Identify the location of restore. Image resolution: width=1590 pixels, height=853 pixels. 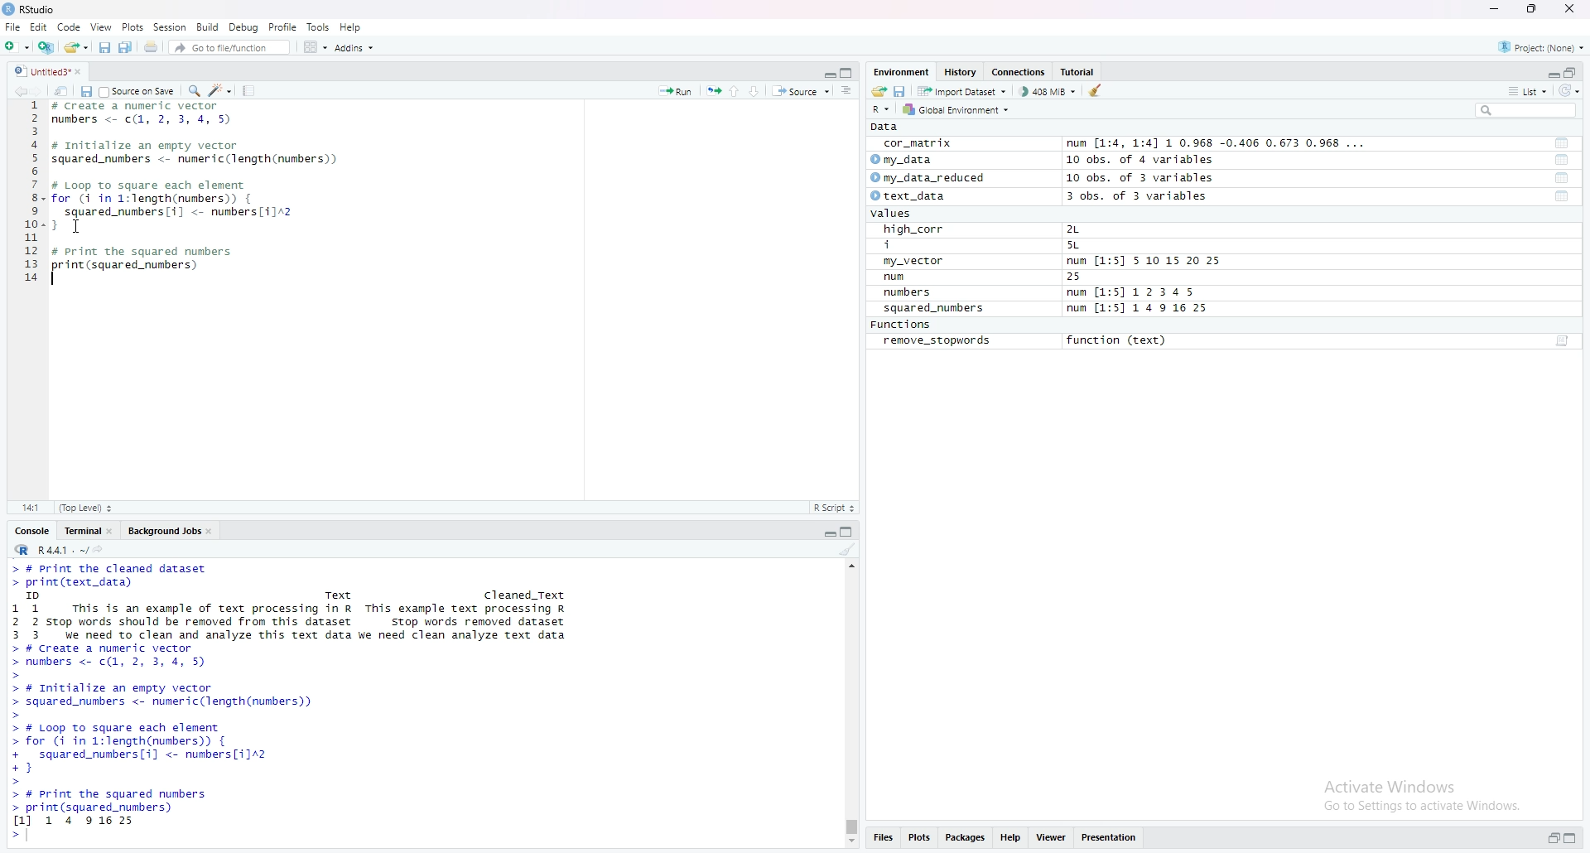
(1554, 839).